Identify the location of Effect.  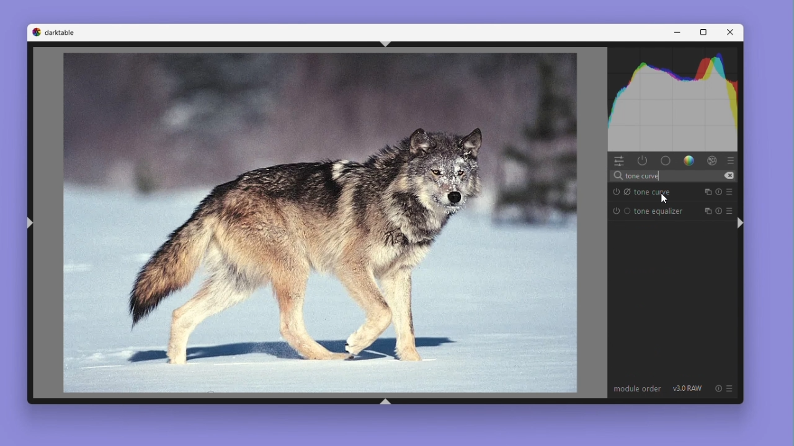
(710, 161).